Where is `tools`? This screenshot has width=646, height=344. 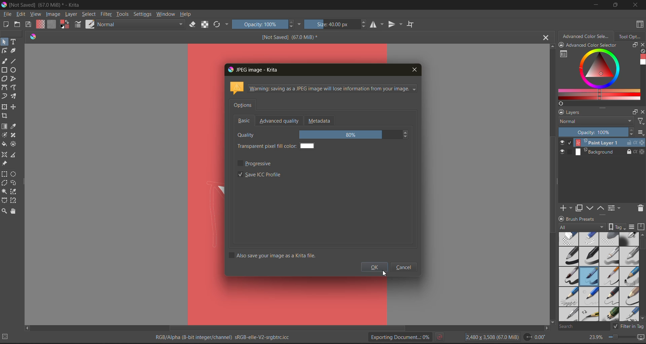 tools is located at coordinates (15, 87).